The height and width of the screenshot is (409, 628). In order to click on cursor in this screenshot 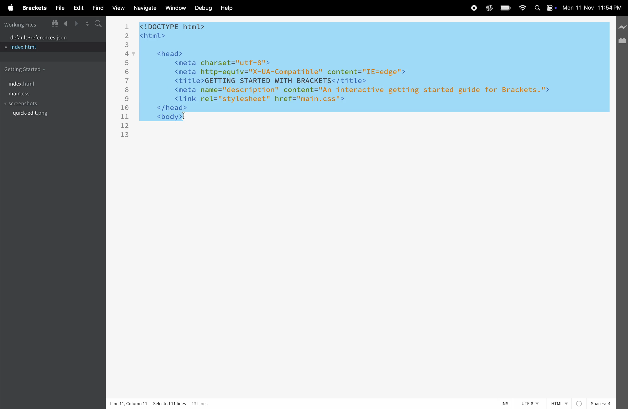, I will do `click(187, 117)`.